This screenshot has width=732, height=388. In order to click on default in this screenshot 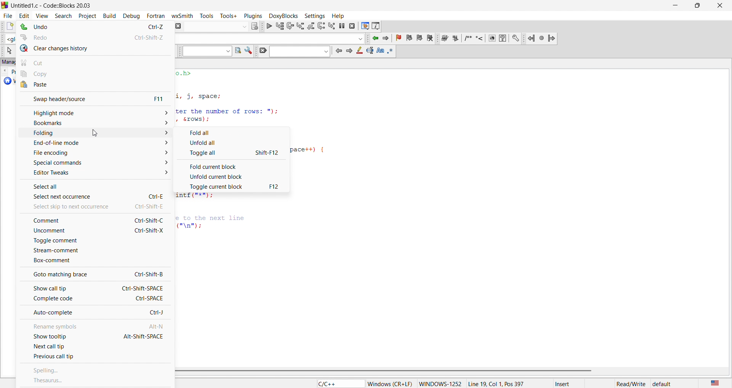, I will do `click(662, 384)`.